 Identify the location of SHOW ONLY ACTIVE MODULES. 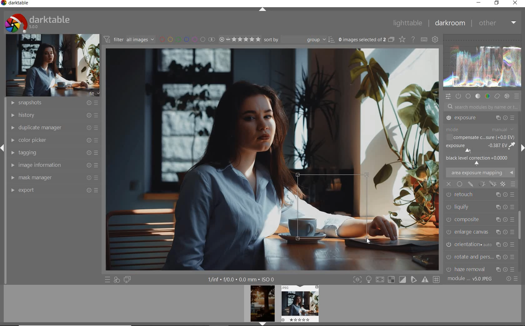
(458, 96).